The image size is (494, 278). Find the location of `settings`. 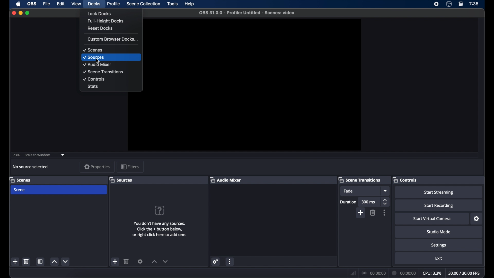

settings is located at coordinates (216, 262).